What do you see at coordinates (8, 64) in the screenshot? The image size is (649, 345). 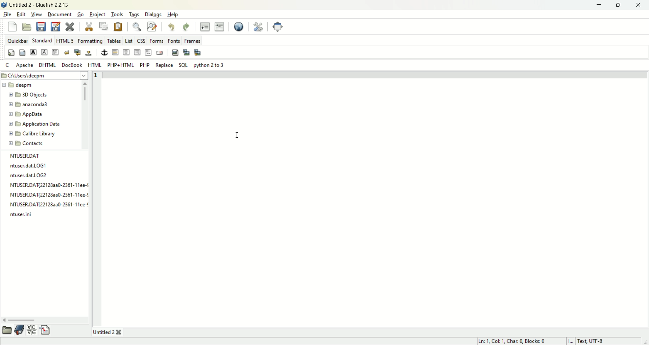 I see `C` at bounding box center [8, 64].